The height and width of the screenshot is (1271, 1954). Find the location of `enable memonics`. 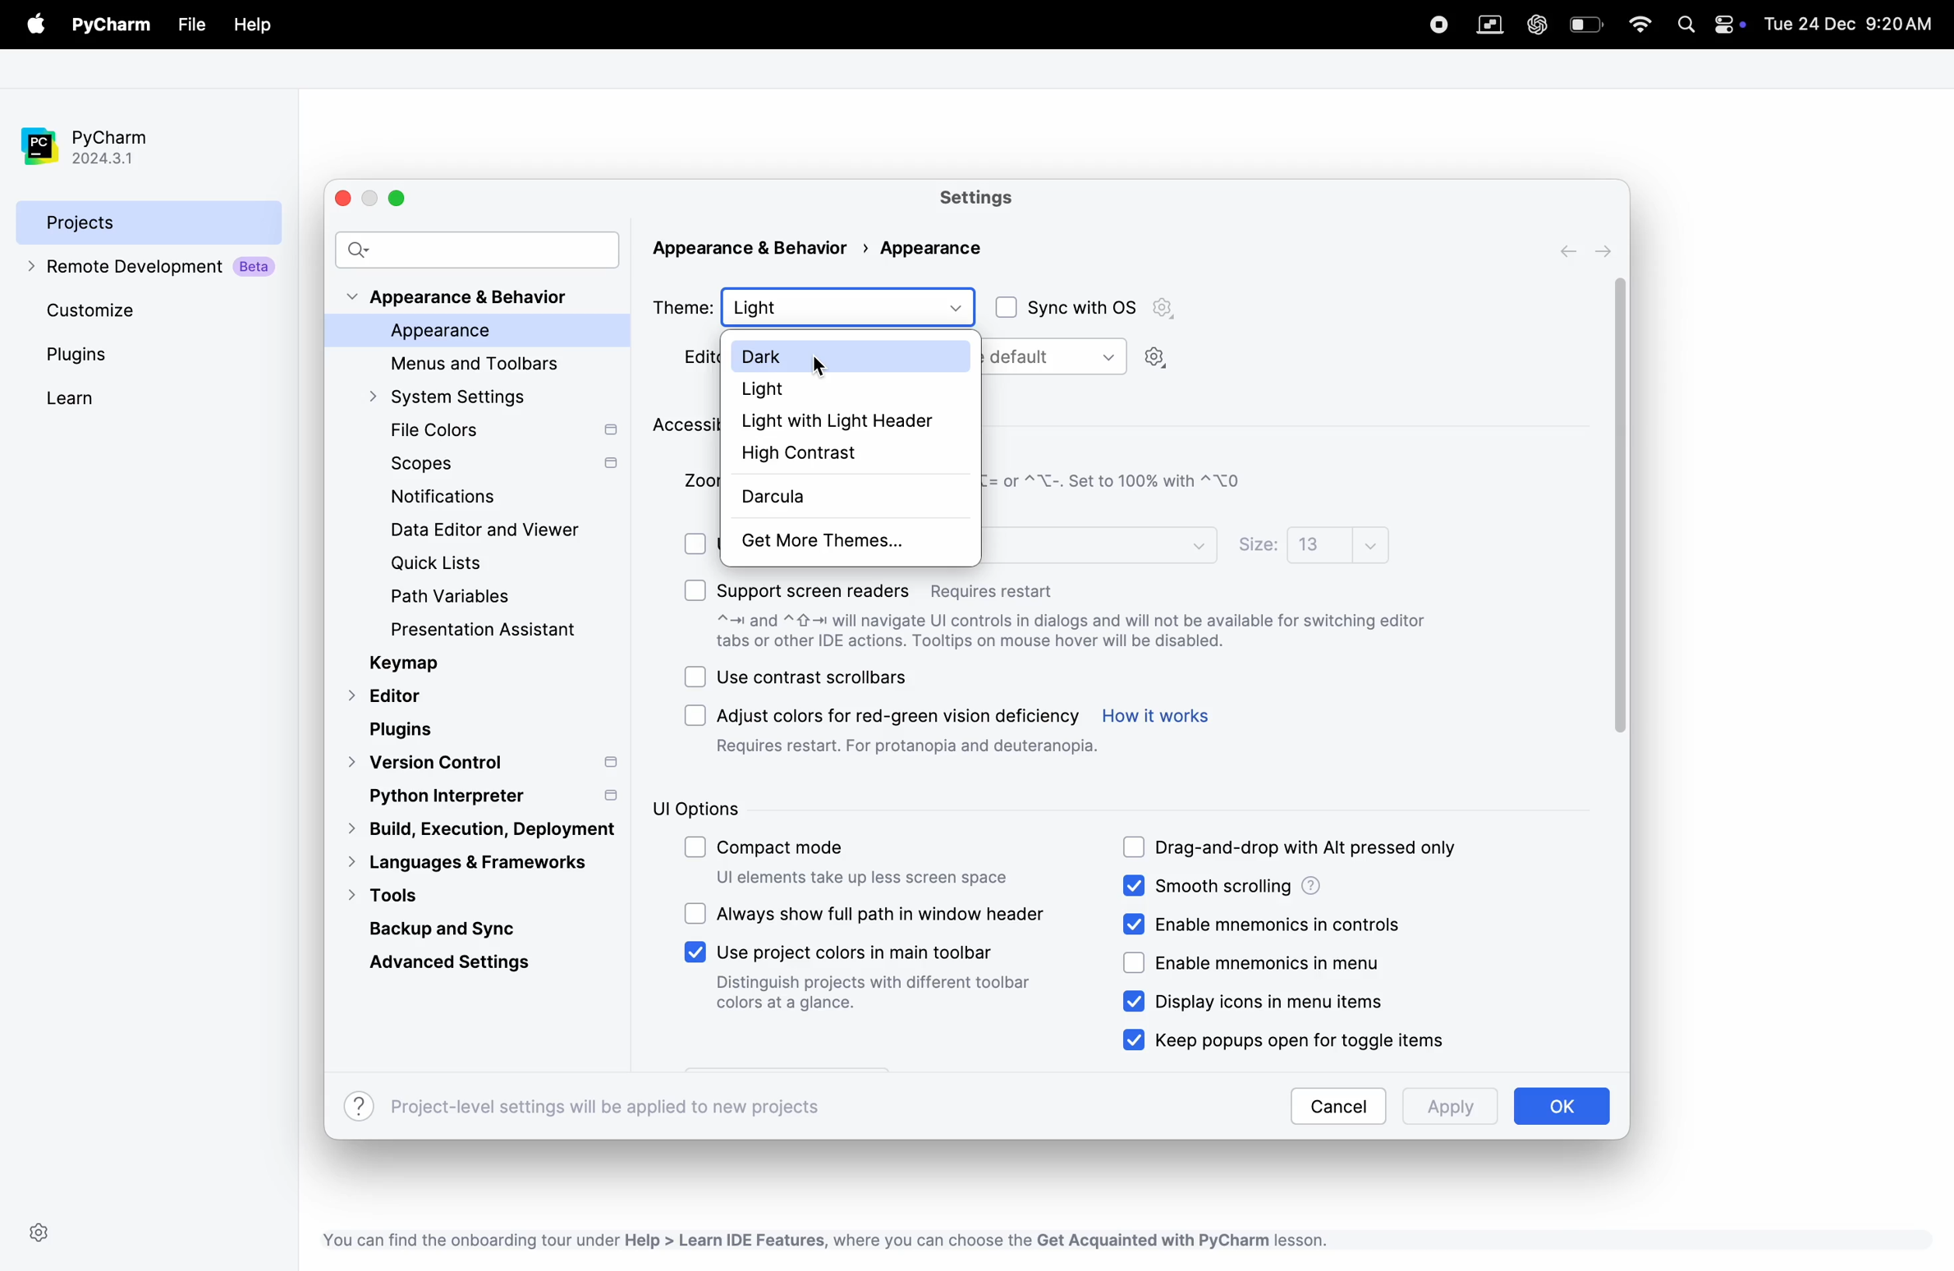

enable memonics is located at coordinates (1279, 922).